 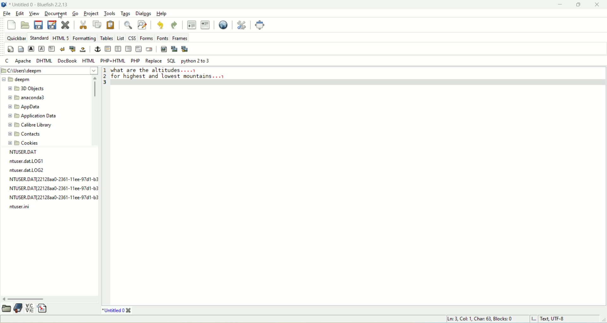 What do you see at coordinates (4, 4) in the screenshot?
I see `logo` at bounding box center [4, 4].